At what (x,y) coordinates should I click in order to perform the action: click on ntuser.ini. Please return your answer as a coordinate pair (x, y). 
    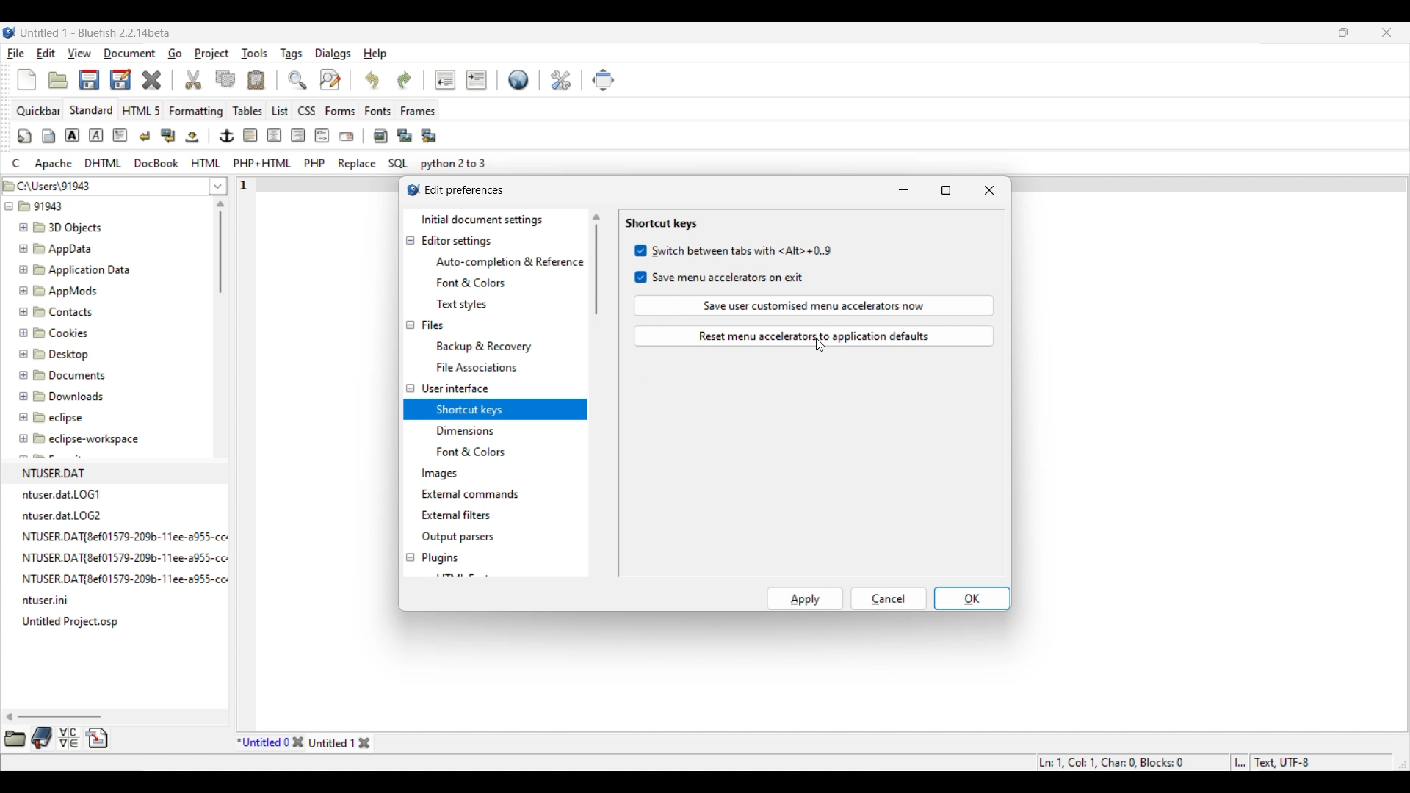
    Looking at the image, I should click on (50, 602).